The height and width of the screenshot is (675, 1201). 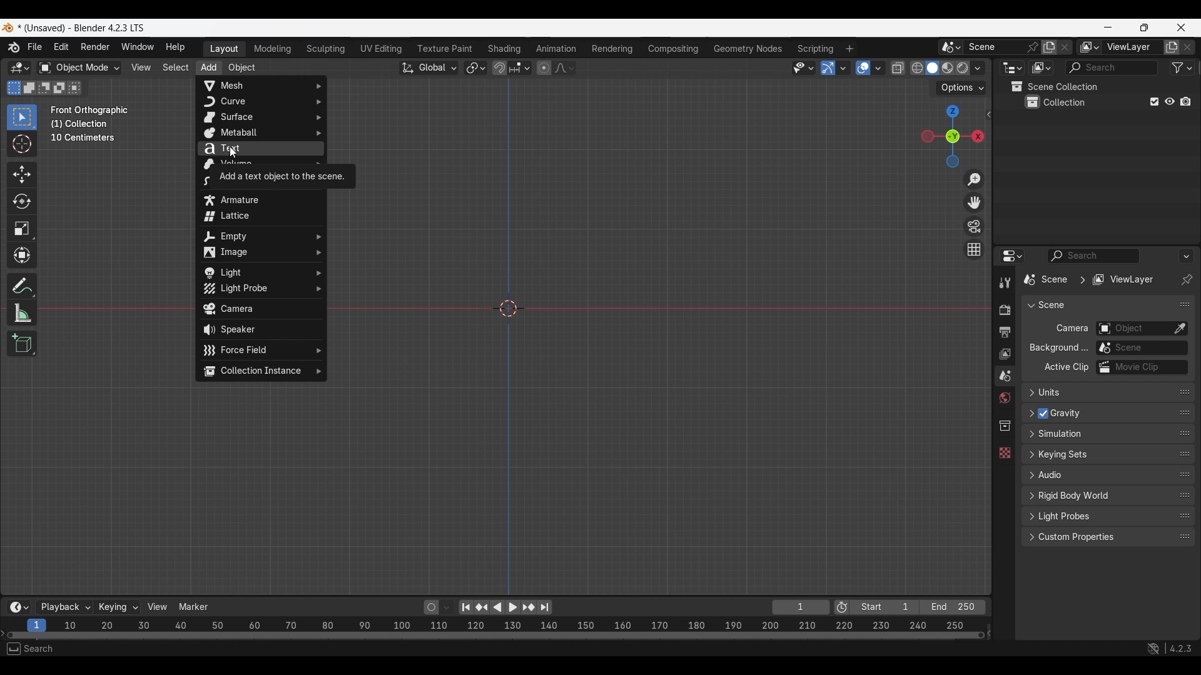 What do you see at coordinates (261, 272) in the screenshot?
I see `Light options` at bounding box center [261, 272].